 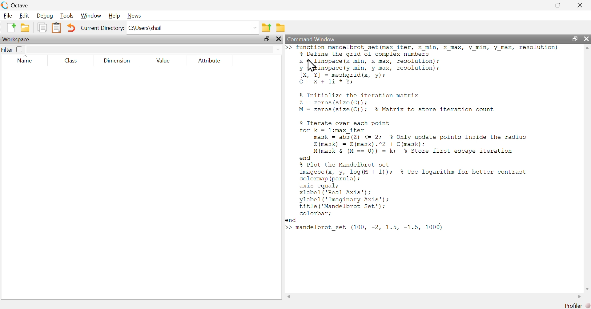 What do you see at coordinates (193, 28) in the screenshot?
I see `C:\Users\shail` at bounding box center [193, 28].